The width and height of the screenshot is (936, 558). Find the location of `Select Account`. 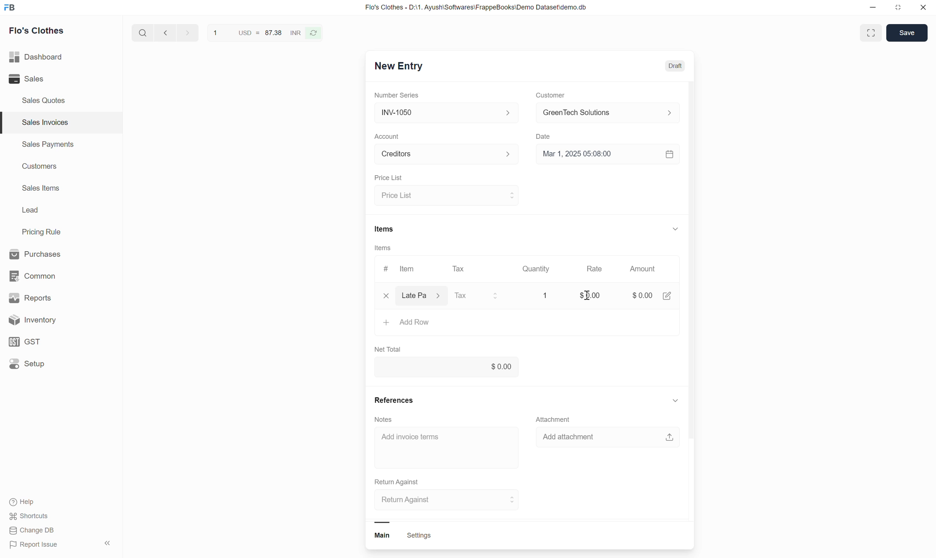

Select Account is located at coordinates (443, 156).